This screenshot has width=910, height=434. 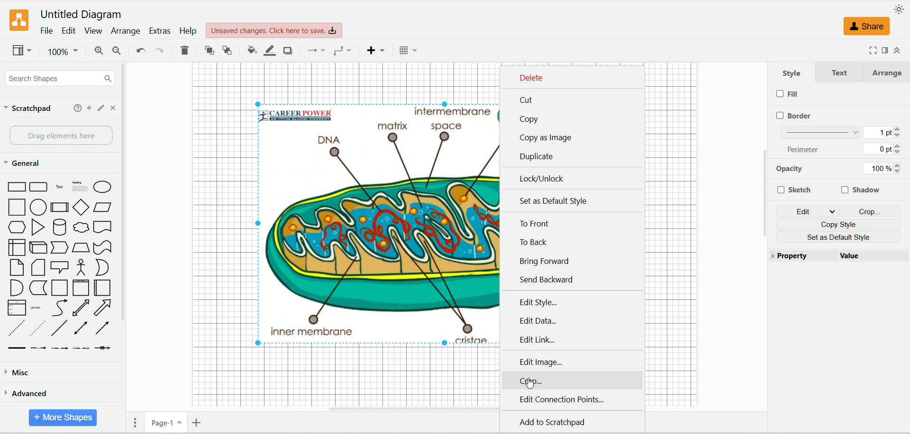 What do you see at coordinates (102, 248) in the screenshot?
I see `Tape` at bounding box center [102, 248].